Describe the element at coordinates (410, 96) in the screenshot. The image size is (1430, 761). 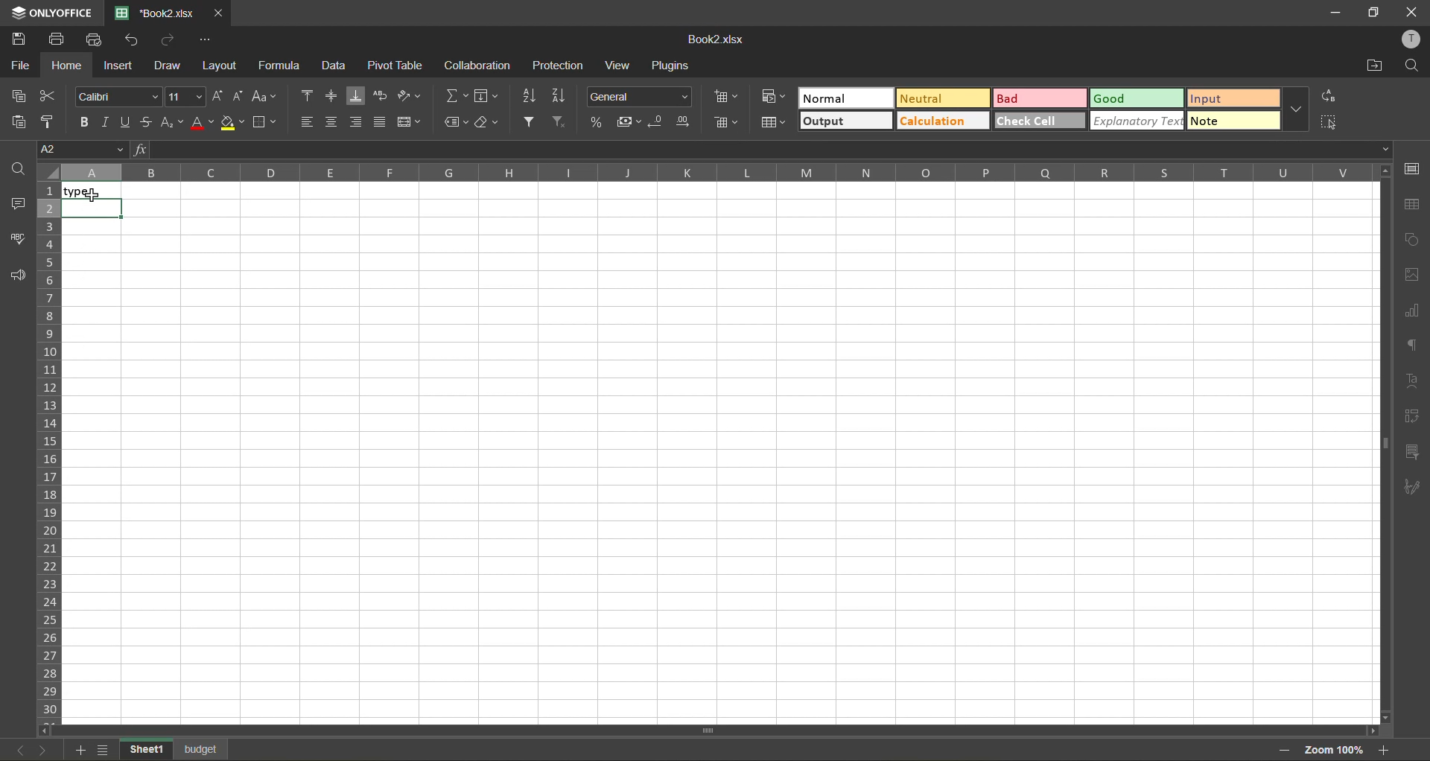
I see `orientation` at that location.